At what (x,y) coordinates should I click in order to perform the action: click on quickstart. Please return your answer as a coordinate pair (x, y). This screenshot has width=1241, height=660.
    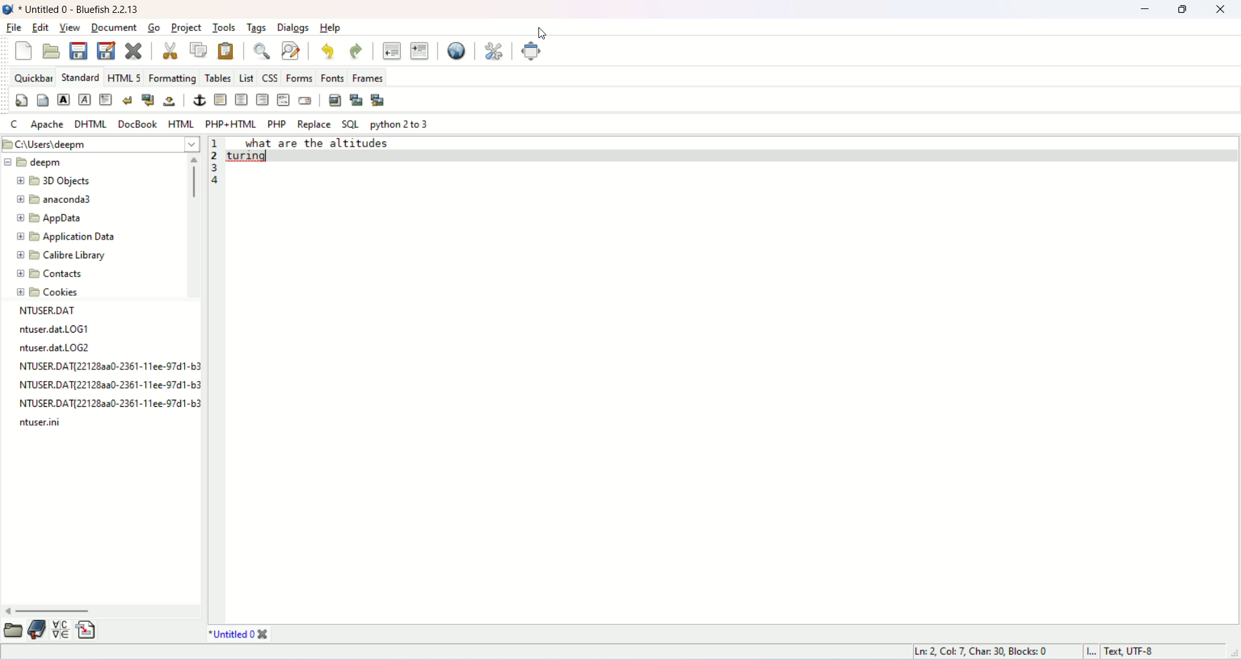
    Looking at the image, I should click on (21, 101).